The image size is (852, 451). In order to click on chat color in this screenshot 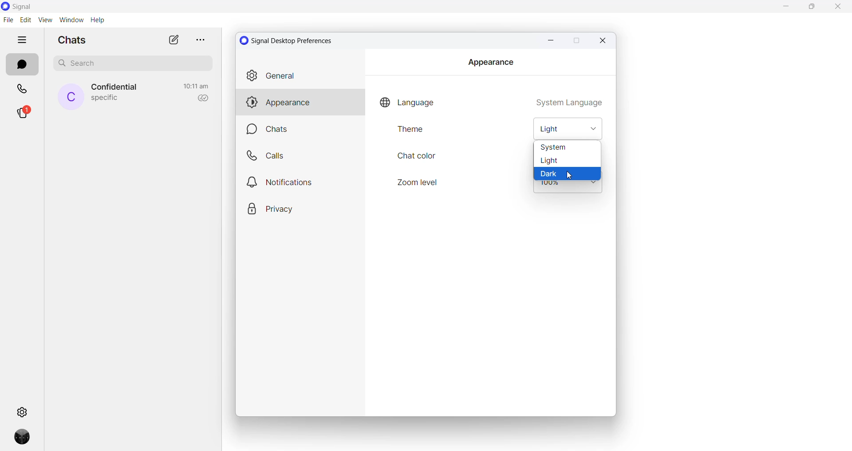, I will do `click(417, 157)`.